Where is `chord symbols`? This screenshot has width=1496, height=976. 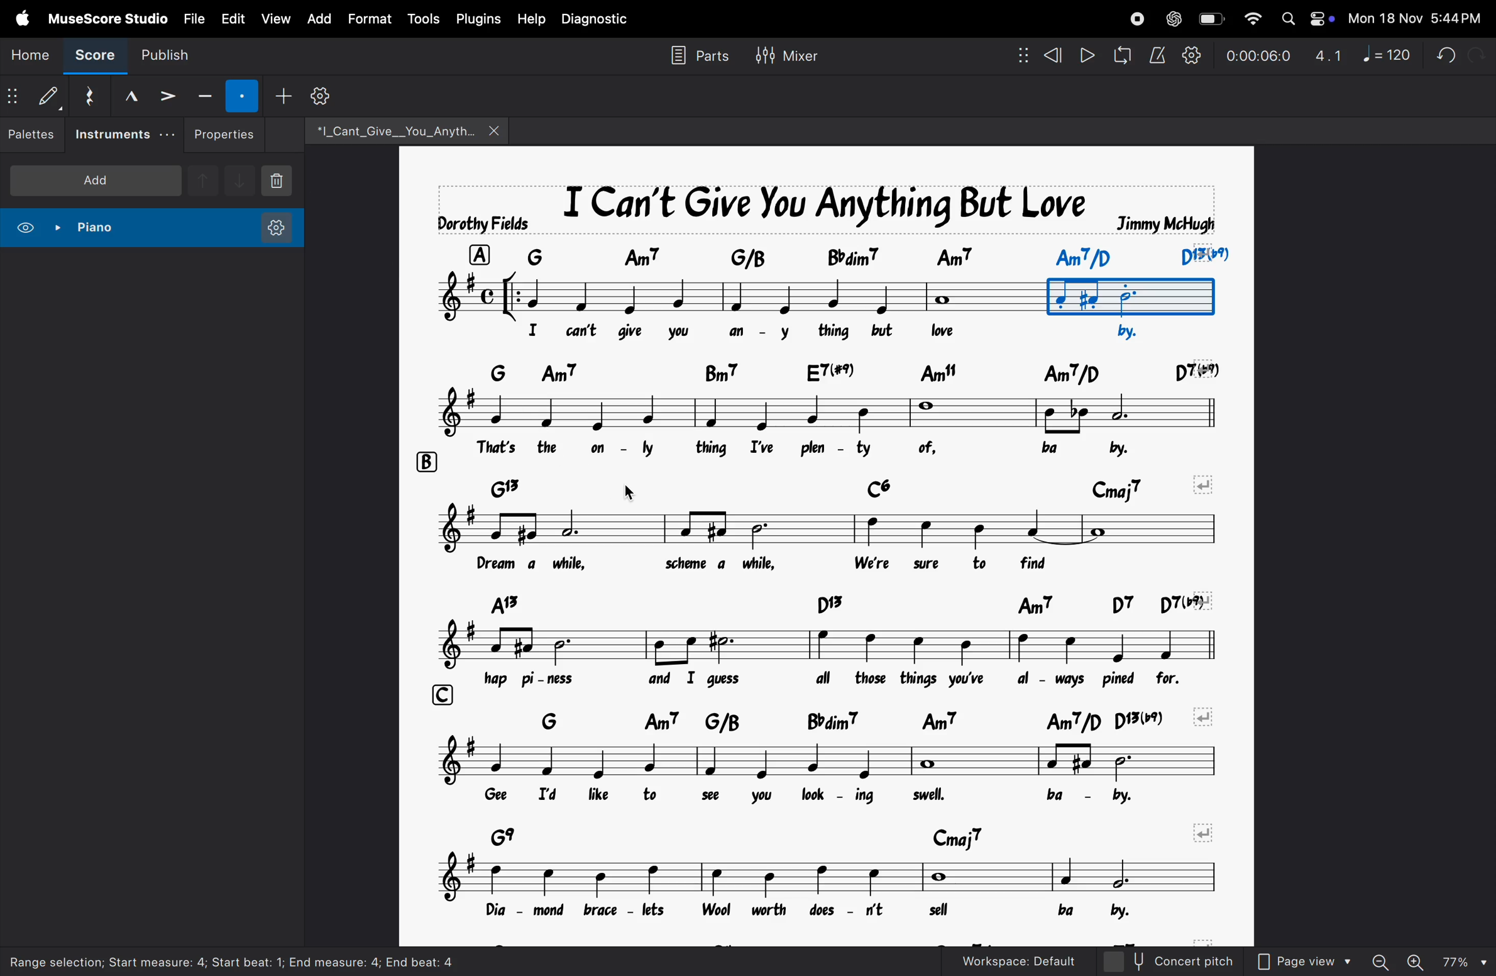
chord symbols is located at coordinates (842, 833).